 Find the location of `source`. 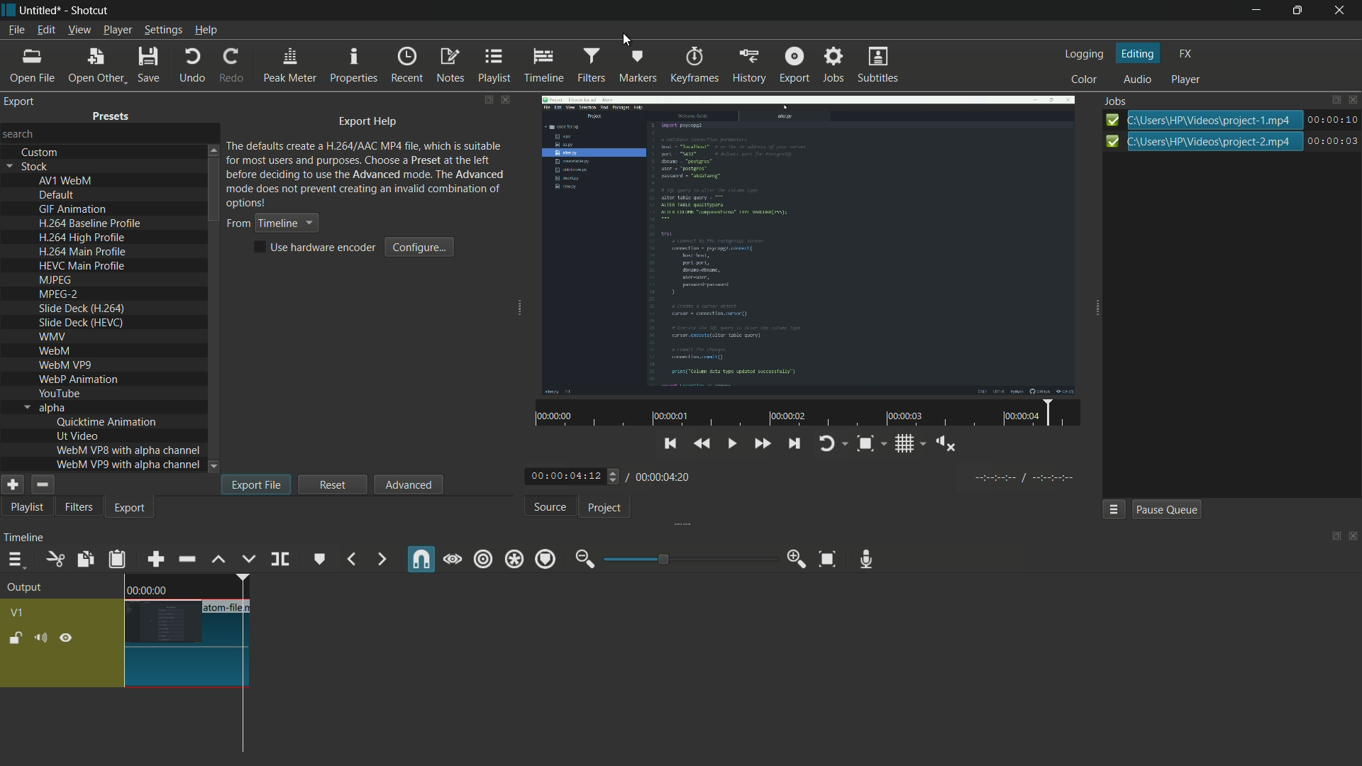

source is located at coordinates (550, 508).